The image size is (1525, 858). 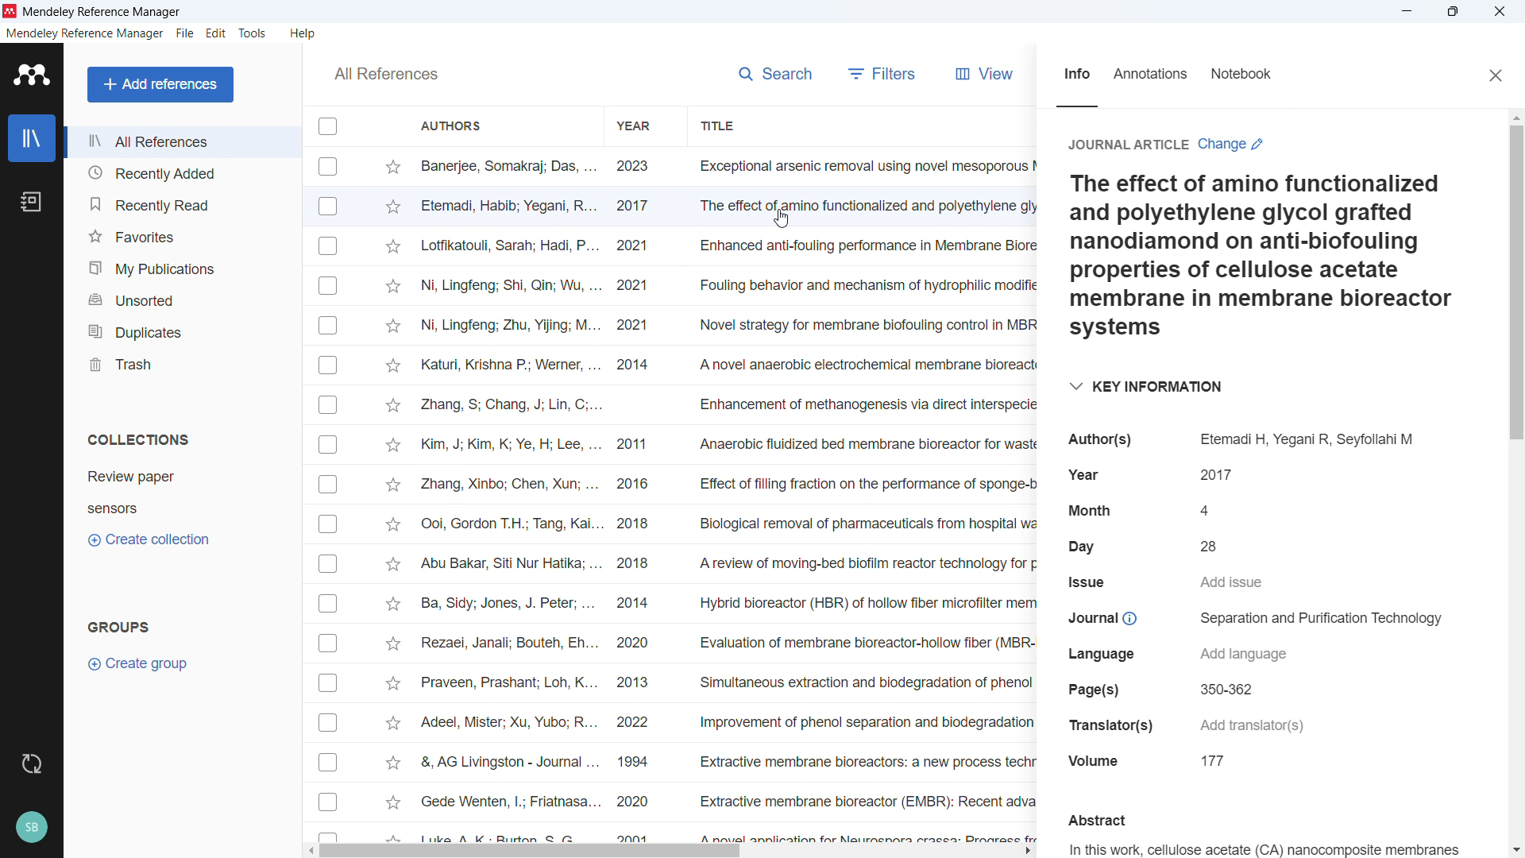 What do you see at coordinates (180, 362) in the screenshot?
I see `trash ` at bounding box center [180, 362].